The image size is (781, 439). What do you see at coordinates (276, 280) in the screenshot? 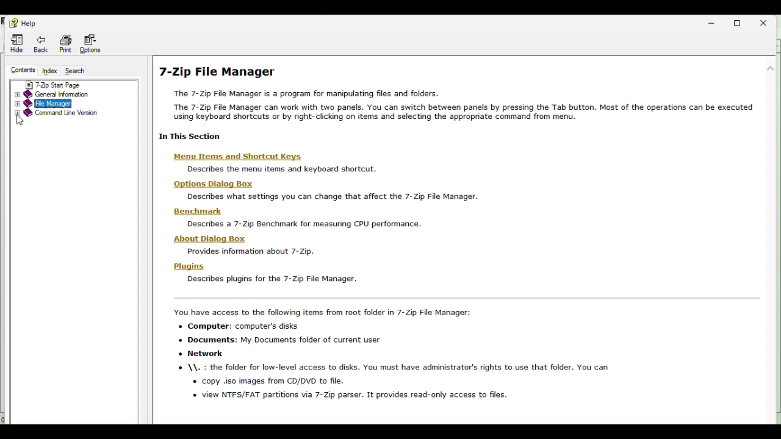
I see `I 1 Describes plugins for the 7-Zip File Manager.` at bounding box center [276, 280].